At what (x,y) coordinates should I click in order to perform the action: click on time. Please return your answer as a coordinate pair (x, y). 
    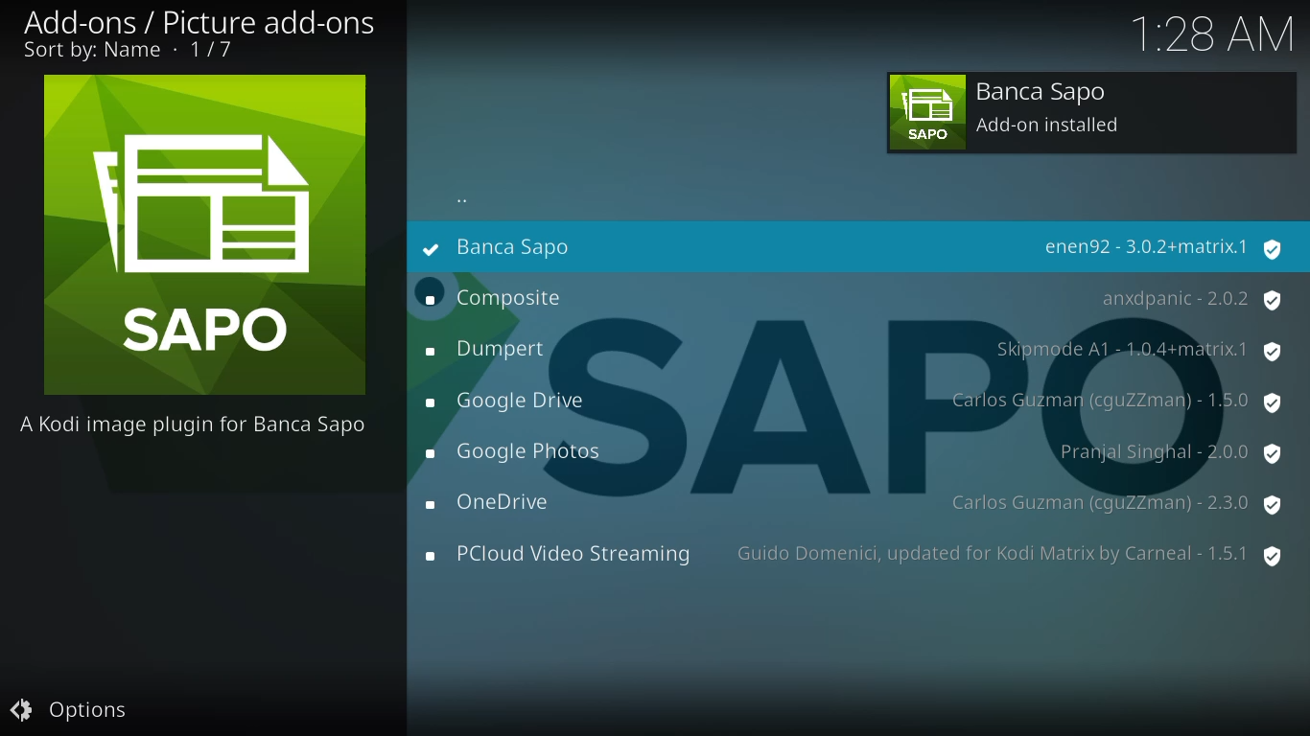
    Looking at the image, I should click on (1214, 34).